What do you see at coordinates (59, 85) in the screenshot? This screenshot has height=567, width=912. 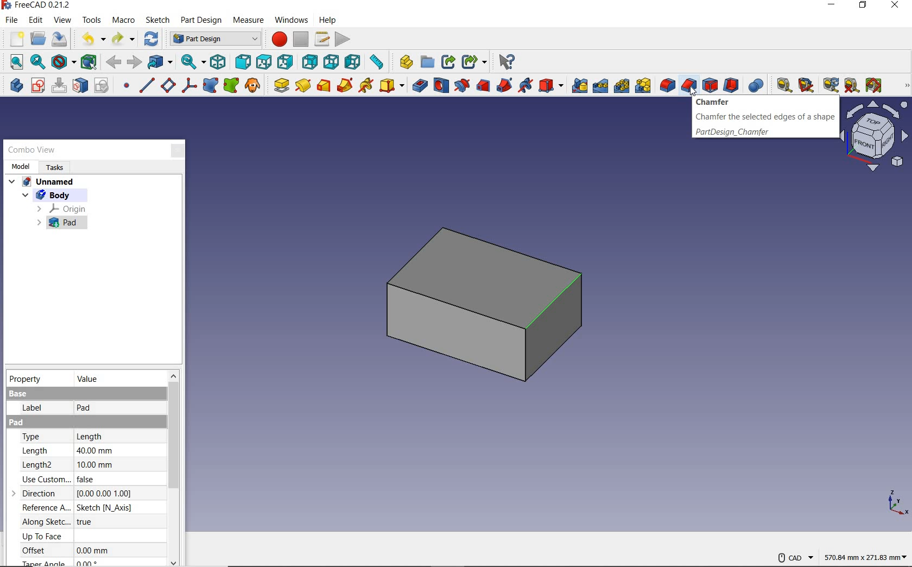 I see `edit sketch` at bounding box center [59, 85].